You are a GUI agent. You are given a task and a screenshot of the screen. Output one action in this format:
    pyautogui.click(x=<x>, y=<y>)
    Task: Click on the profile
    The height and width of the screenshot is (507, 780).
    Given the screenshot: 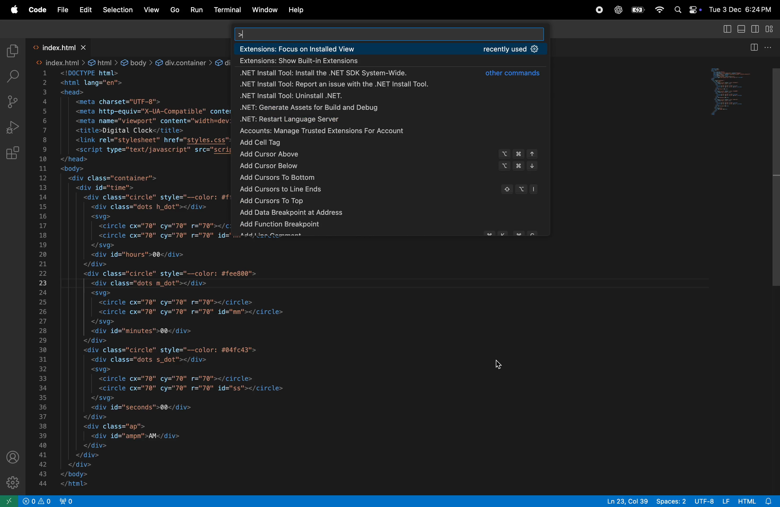 What is the action you would take?
    pyautogui.click(x=11, y=456)
    